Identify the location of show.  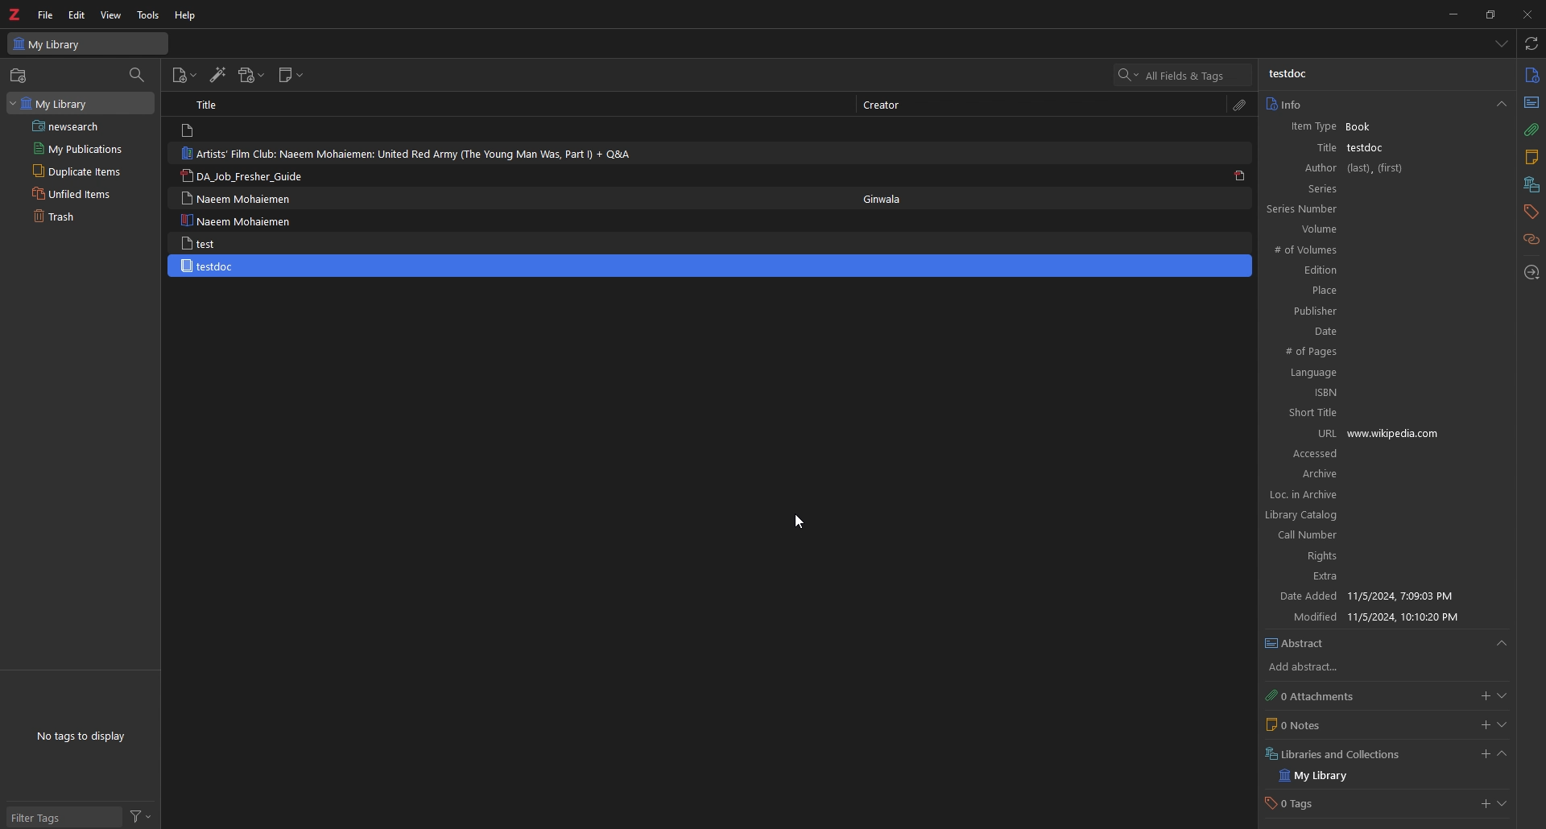
(1503, 803).